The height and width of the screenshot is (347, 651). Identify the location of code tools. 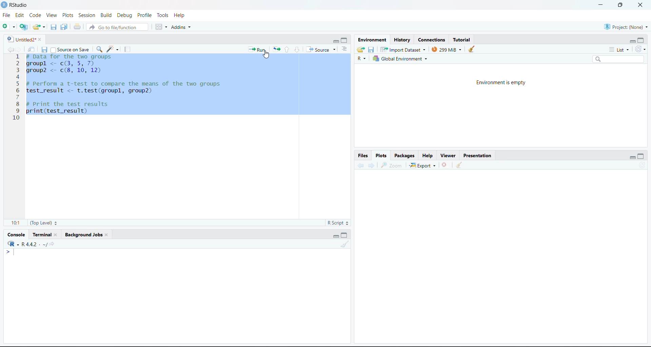
(112, 49).